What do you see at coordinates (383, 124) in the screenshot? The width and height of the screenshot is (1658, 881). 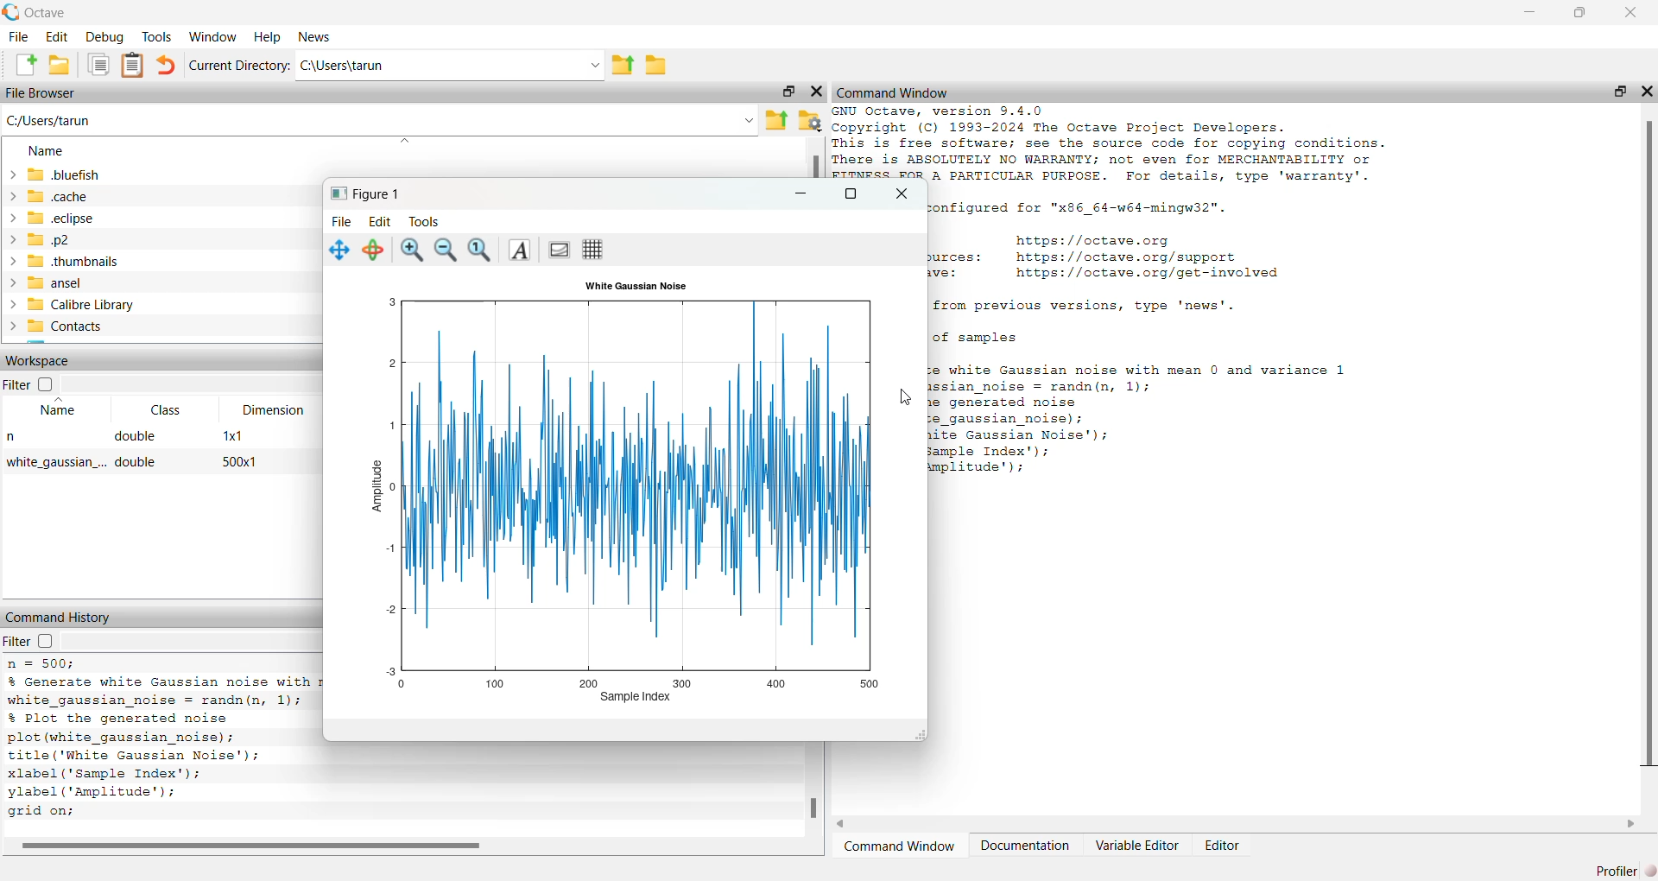 I see `C:/Users/tarun` at bounding box center [383, 124].